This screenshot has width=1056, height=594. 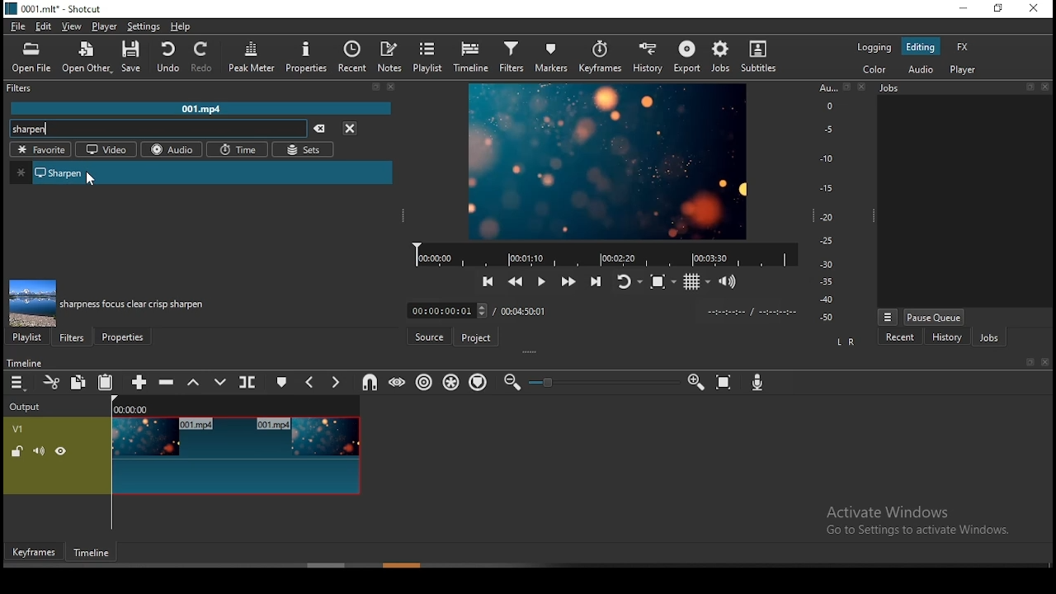 I want to click on copy, so click(x=78, y=382).